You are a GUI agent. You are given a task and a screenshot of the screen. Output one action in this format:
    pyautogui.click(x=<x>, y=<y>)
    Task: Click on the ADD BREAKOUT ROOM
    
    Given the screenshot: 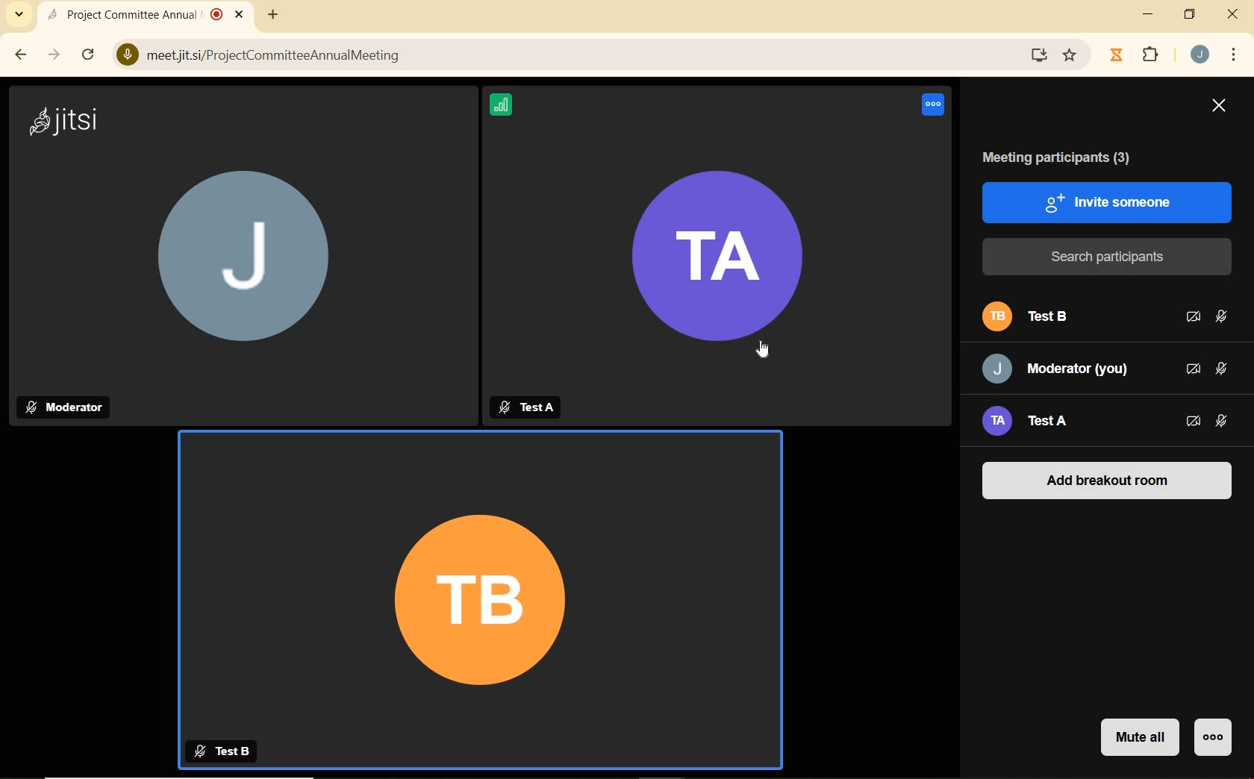 What is the action you would take?
    pyautogui.click(x=1106, y=484)
    